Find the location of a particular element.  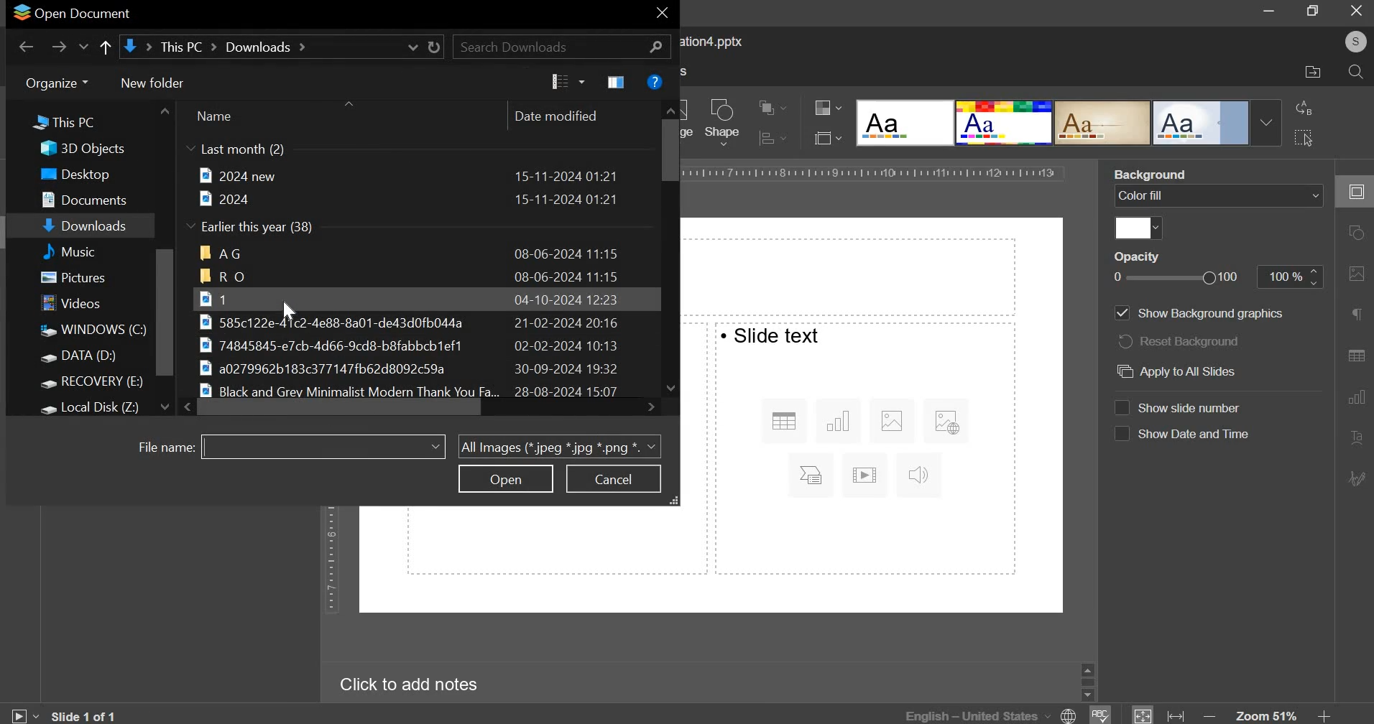

Drop-down  is located at coordinates (1266, 123).